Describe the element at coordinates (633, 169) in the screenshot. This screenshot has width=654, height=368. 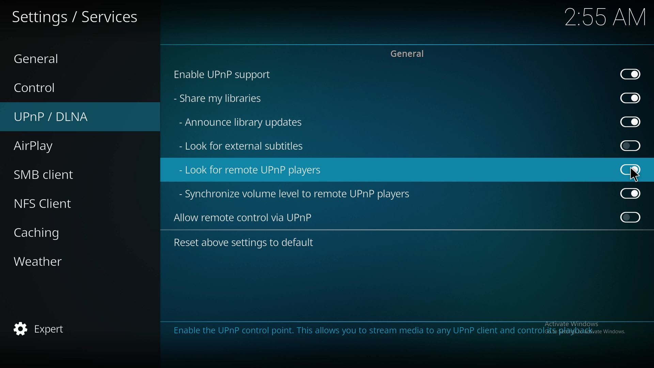
I see `off (Greyed out)` at that location.